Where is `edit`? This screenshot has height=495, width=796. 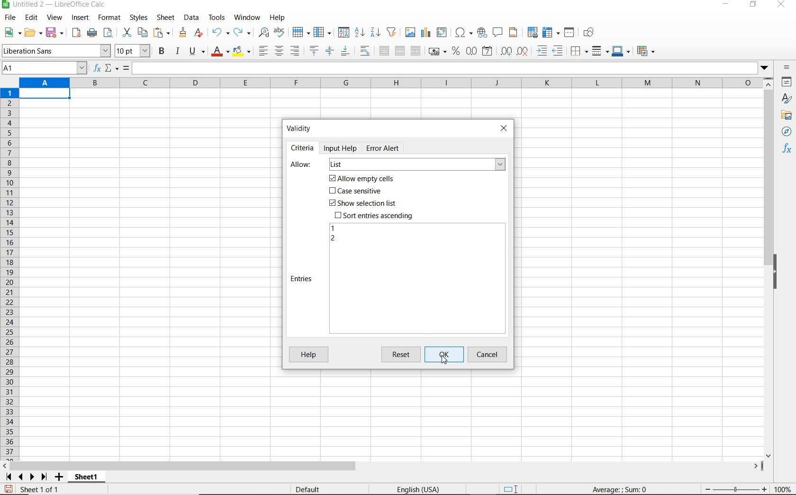
edit is located at coordinates (32, 19).